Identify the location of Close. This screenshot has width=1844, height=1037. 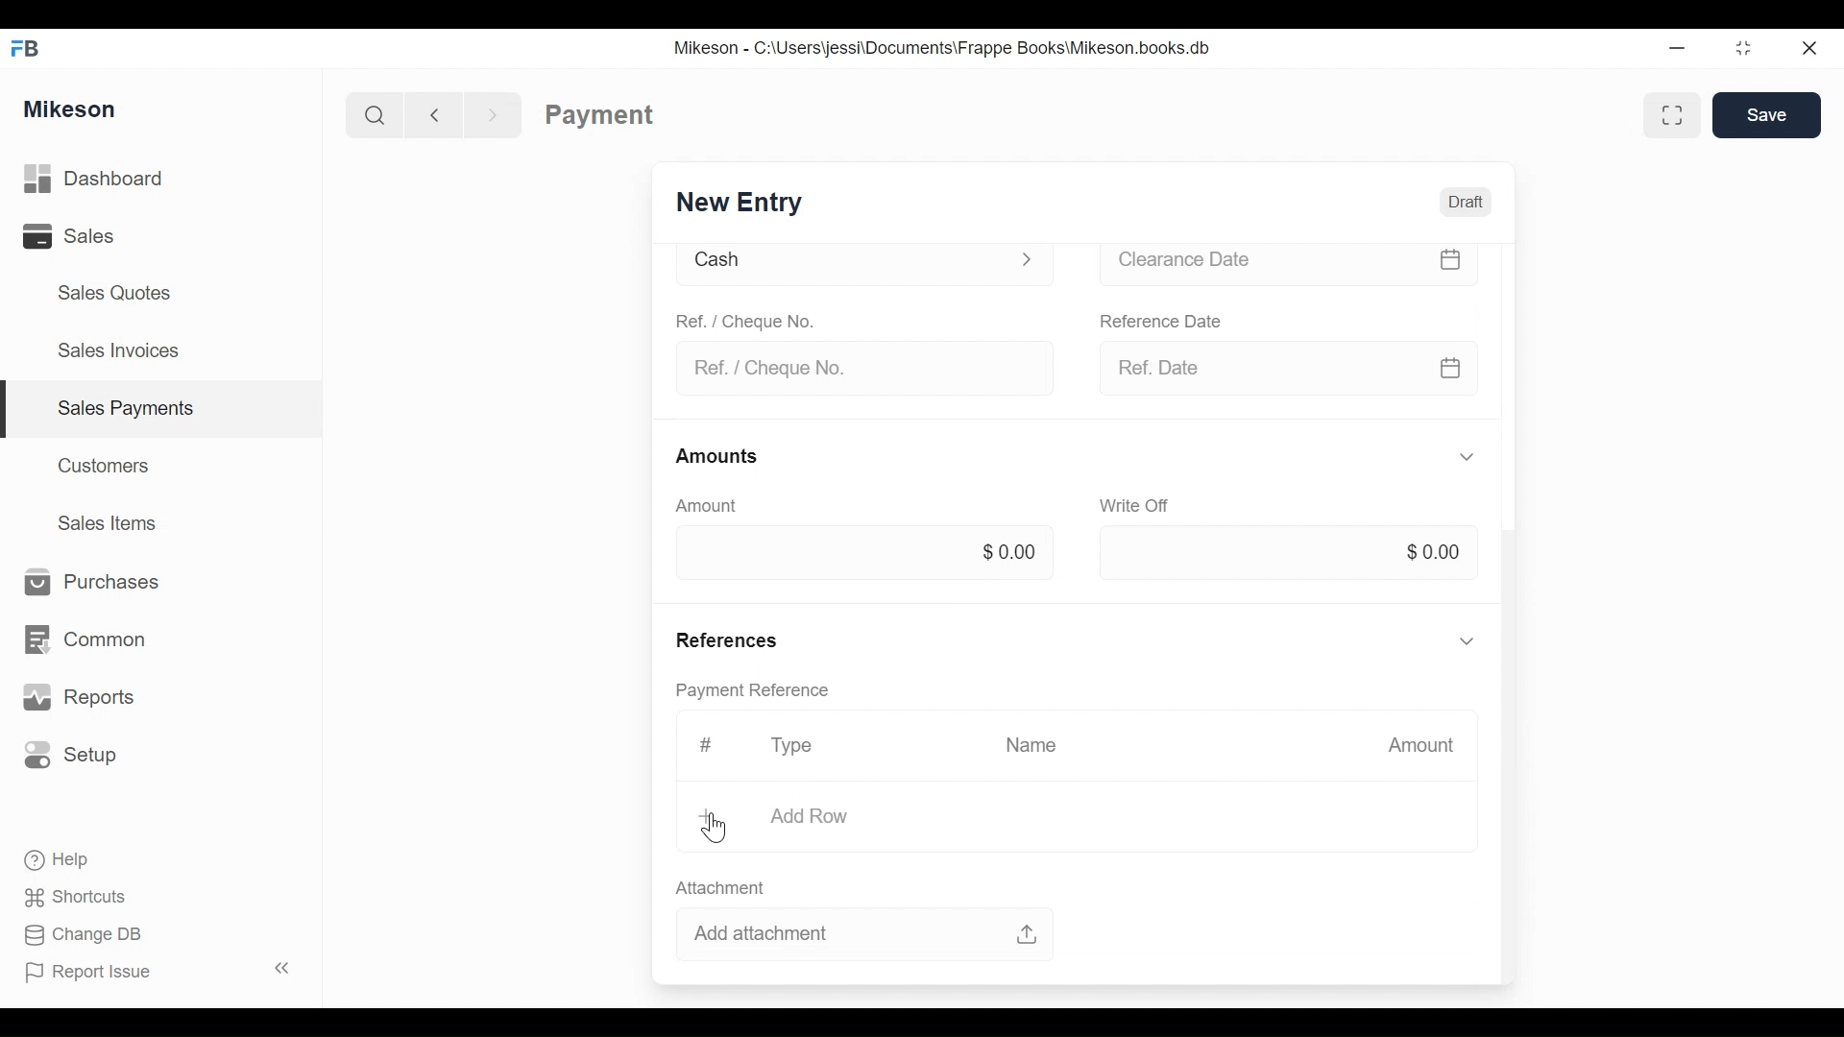
(1807, 45).